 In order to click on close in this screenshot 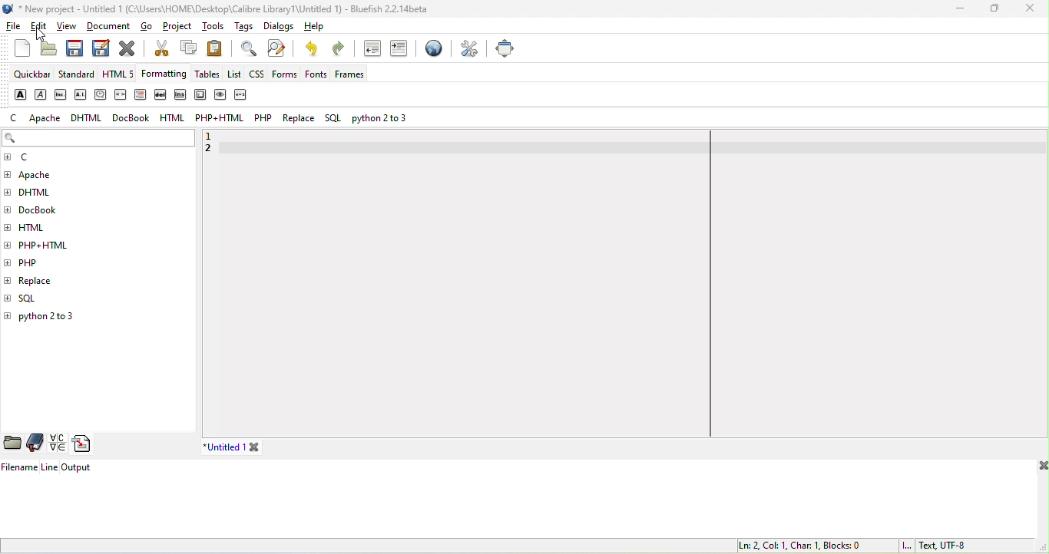, I will do `click(127, 48)`.